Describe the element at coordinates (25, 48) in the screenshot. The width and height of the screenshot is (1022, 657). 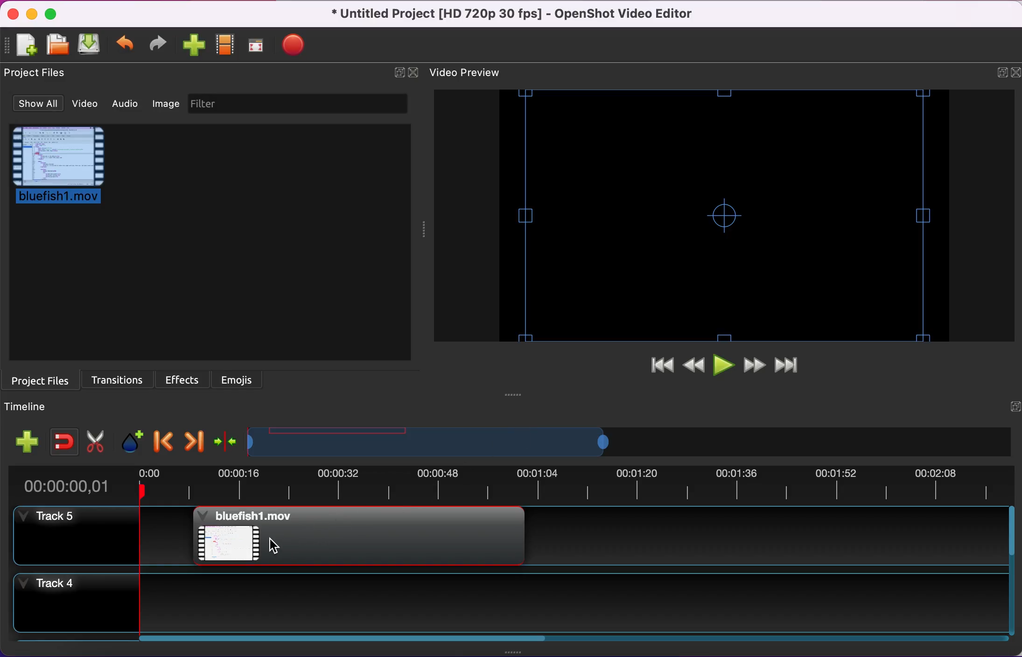
I see `new project` at that location.